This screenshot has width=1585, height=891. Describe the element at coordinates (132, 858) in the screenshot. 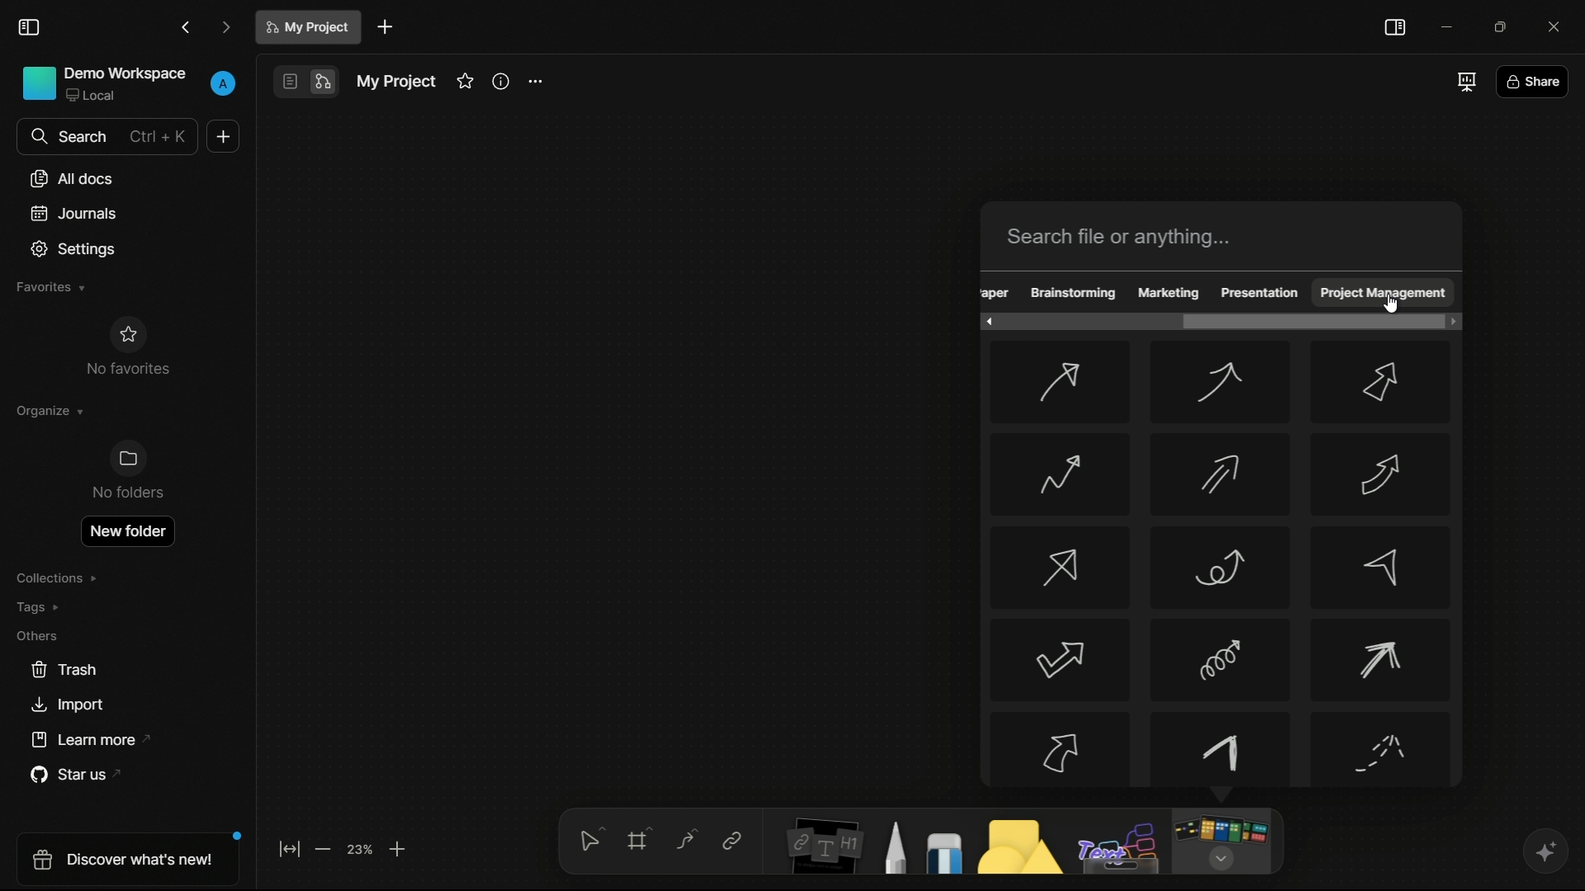

I see `discover what's new` at that location.